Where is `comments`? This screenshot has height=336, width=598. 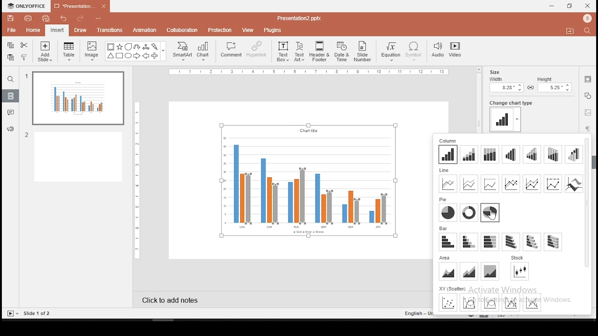
comments is located at coordinates (11, 114).